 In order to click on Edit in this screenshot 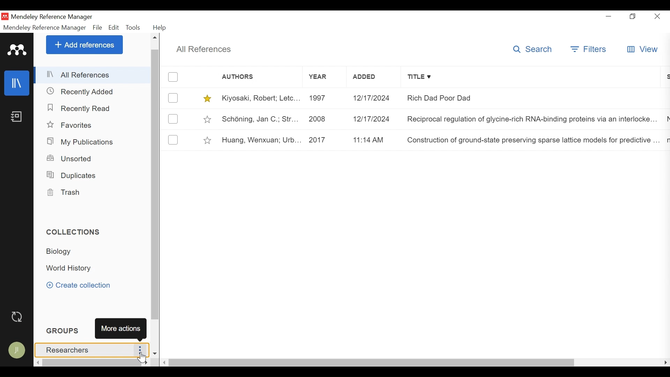, I will do `click(113, 28)`.